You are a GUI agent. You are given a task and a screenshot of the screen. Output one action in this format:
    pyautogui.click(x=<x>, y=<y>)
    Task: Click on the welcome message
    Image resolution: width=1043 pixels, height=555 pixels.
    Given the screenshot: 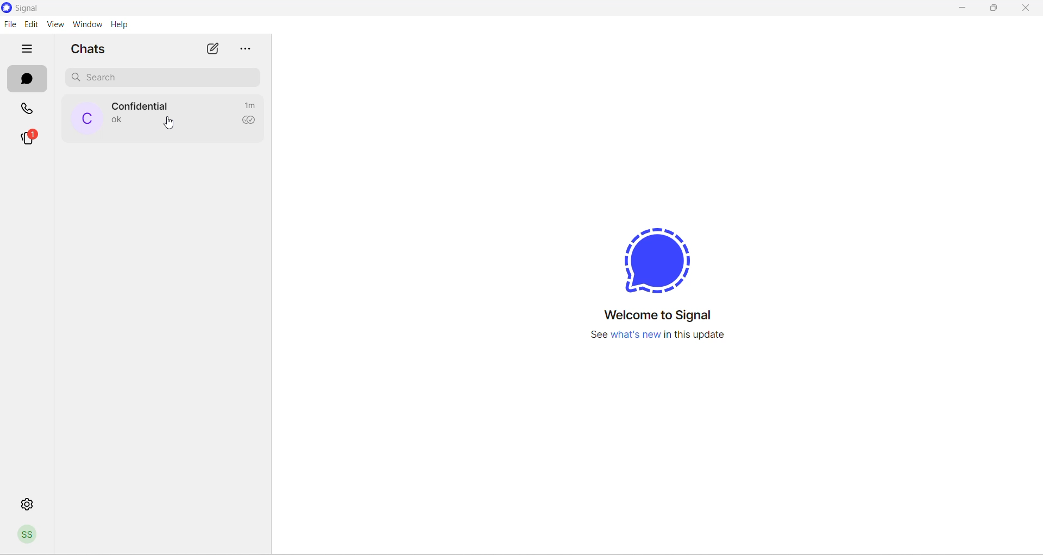 What is the action you would take?
    pyautogui.click(x=653, y=315)
    